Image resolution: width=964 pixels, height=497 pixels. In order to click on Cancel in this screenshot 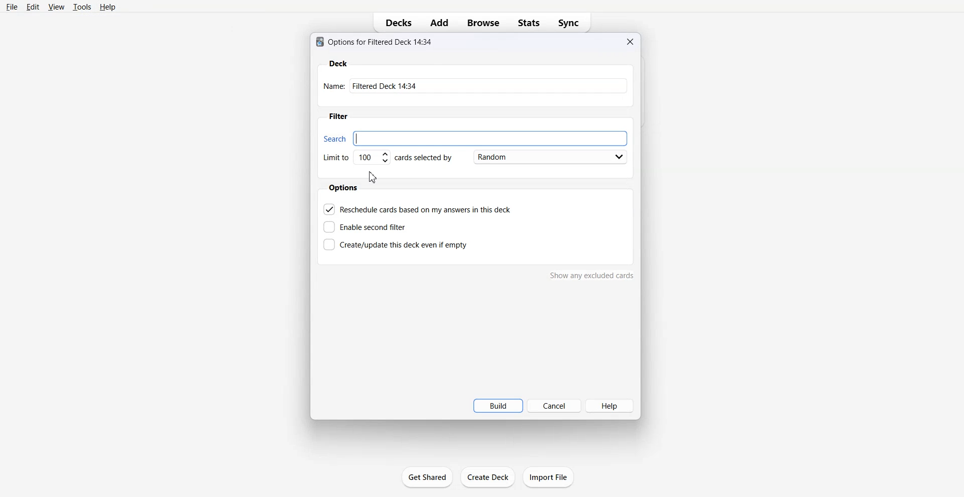, I will do `click(554, 406)`.